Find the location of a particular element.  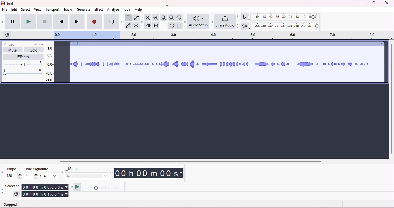

selection is located at coordinates (128, 18).